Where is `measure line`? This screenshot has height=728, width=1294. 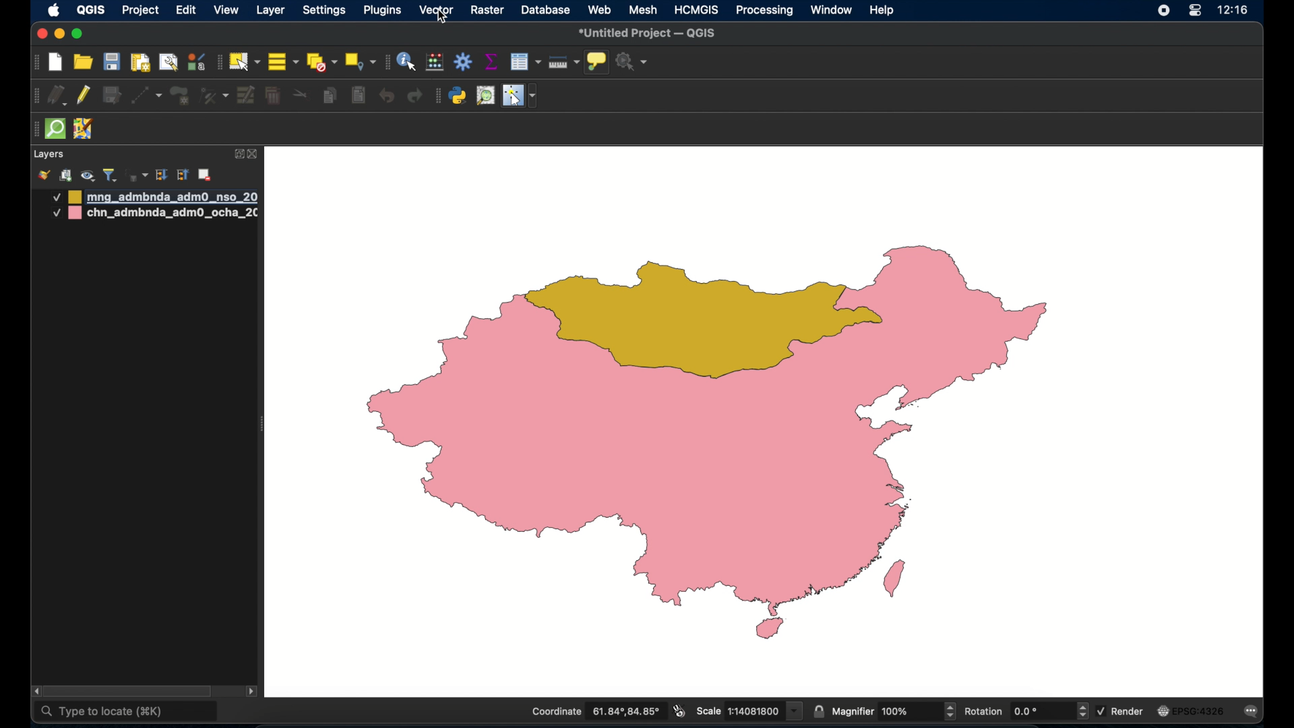 measure line is located at coordinates (563, 63).